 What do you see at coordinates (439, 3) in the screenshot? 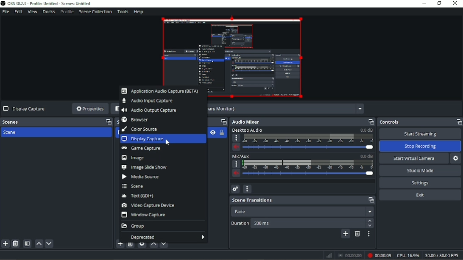
I see `Restore down` at bounding box center [439, 3].